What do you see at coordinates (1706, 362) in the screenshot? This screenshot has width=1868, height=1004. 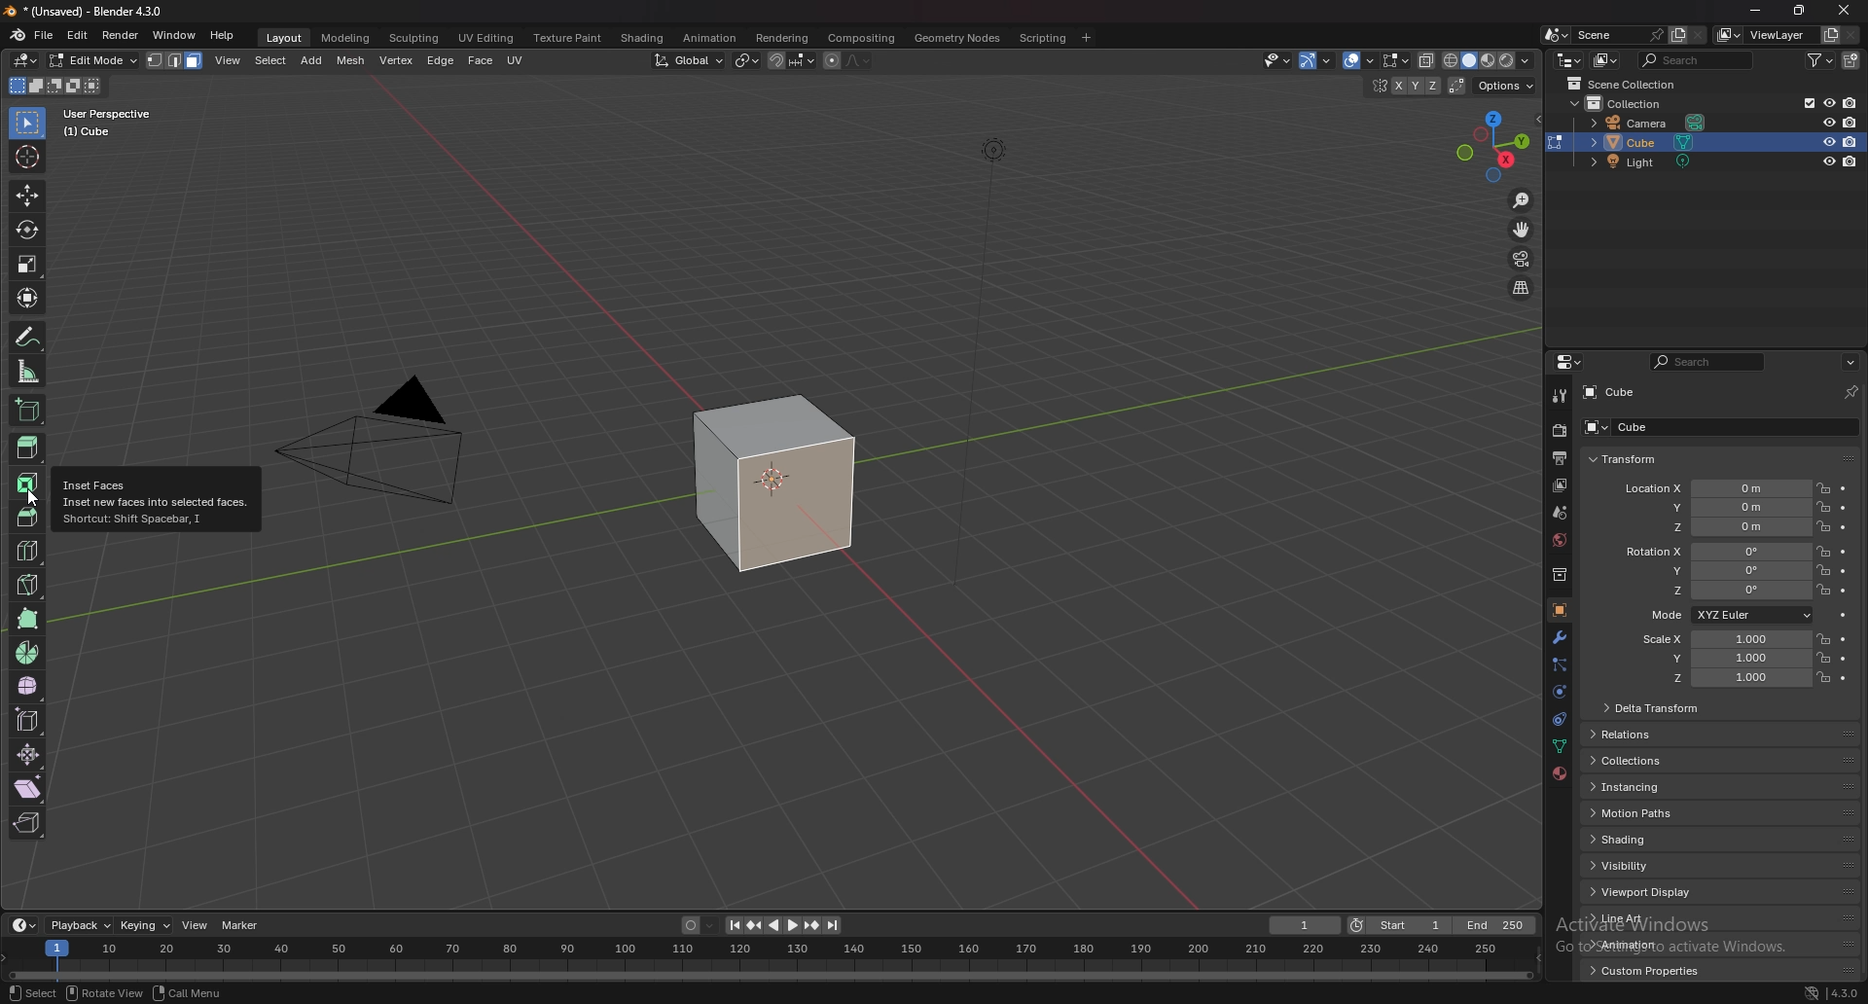 I see `search` at bounding box center [1706, 362].